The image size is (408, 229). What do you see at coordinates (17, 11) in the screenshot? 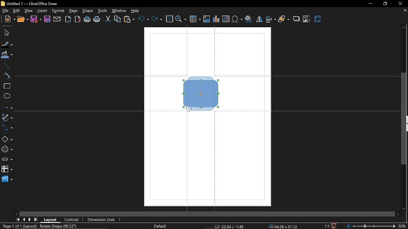
I see `edit` at bounding box center [17, 11].